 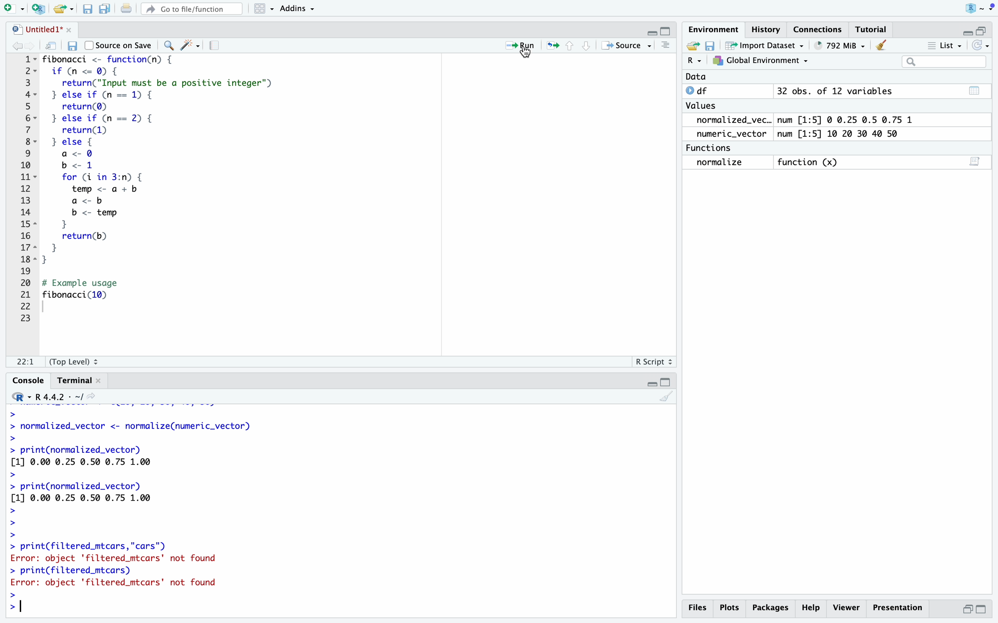 I want to click on RStudio, so click(x=979, y=9).